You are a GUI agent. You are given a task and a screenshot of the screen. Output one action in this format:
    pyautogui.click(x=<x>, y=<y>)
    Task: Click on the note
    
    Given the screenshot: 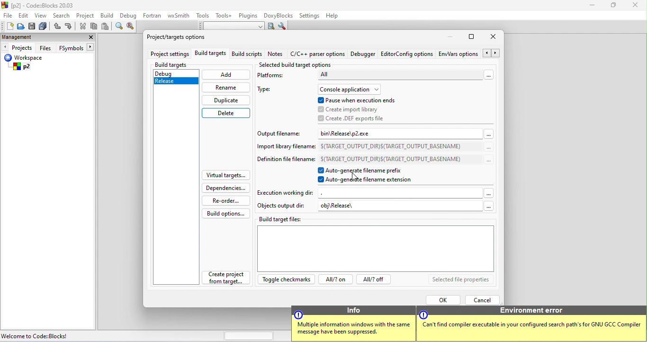 What is the action you would take?
    pyautogui.click(x=276, y=55)
    